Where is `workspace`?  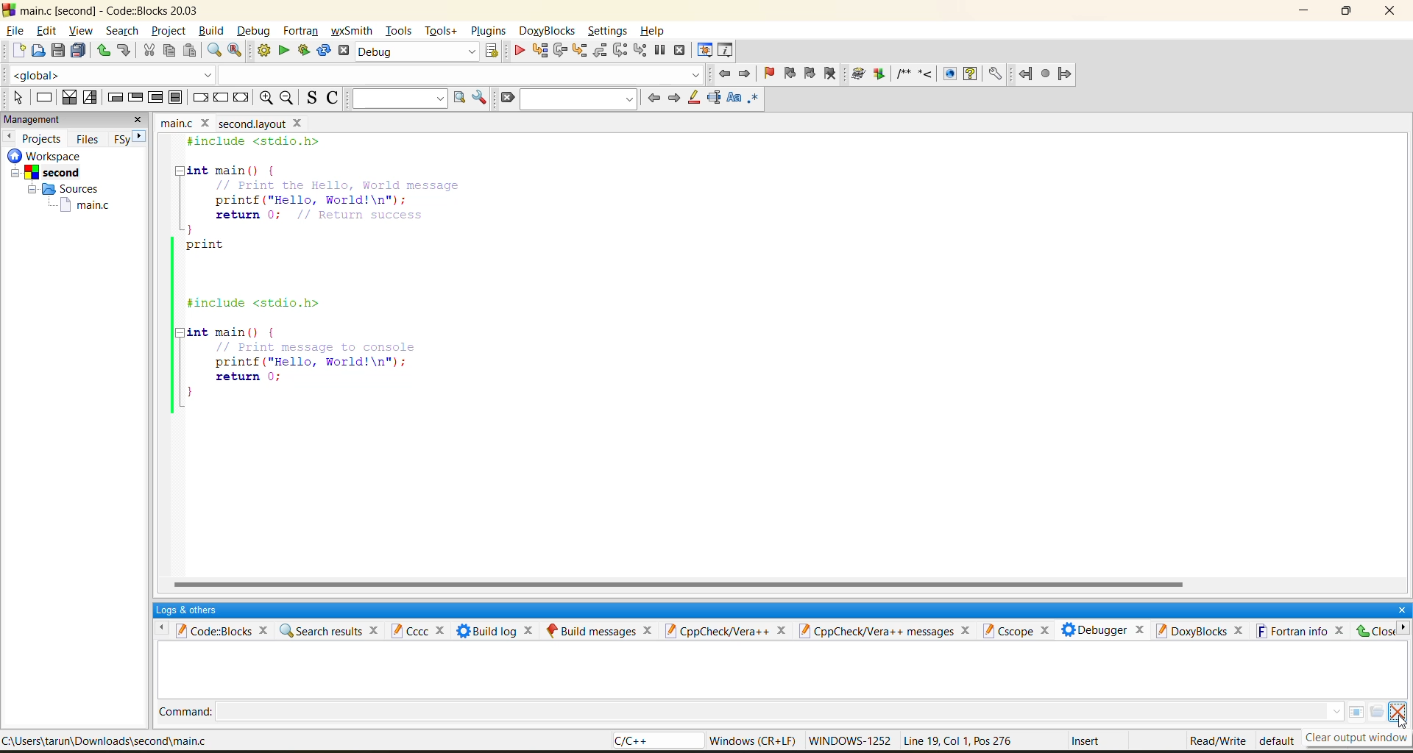 workspace is located at coordinates (71, 187).